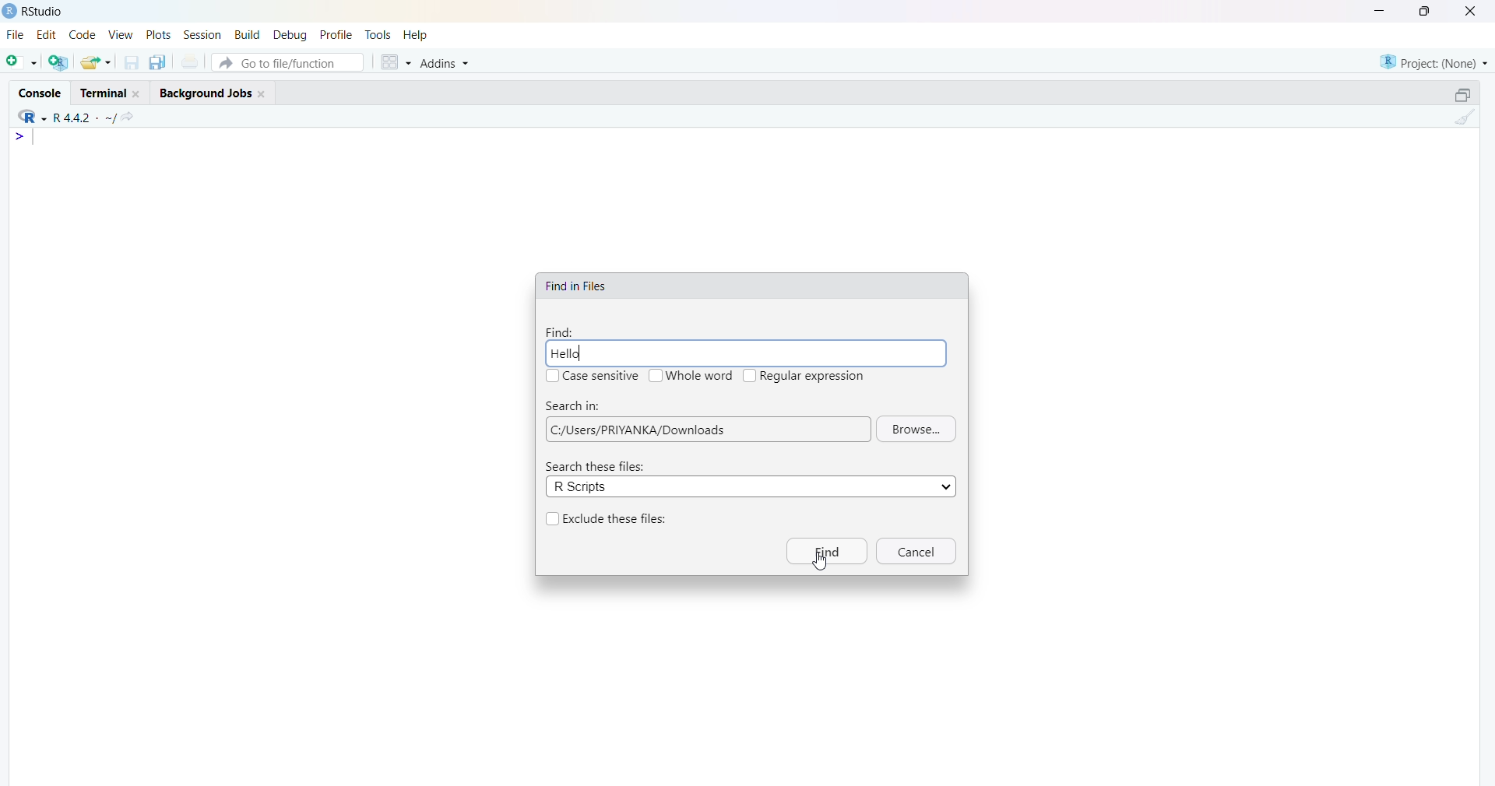 Image resolution: width=1495 pixels, height=786 pixels. What do you see at coordinates (813, 376) in the screenshot?
I see `Regular expression` at bounding box center [813, 376].